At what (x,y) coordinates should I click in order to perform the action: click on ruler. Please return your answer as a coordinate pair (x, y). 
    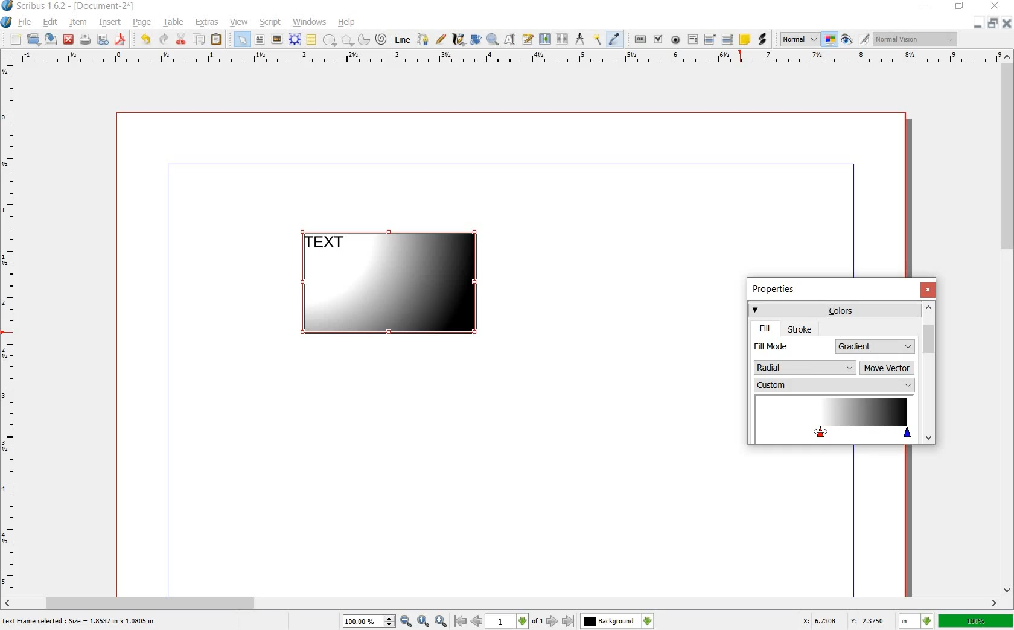
    Looking at the image, I should click on (505, 59).